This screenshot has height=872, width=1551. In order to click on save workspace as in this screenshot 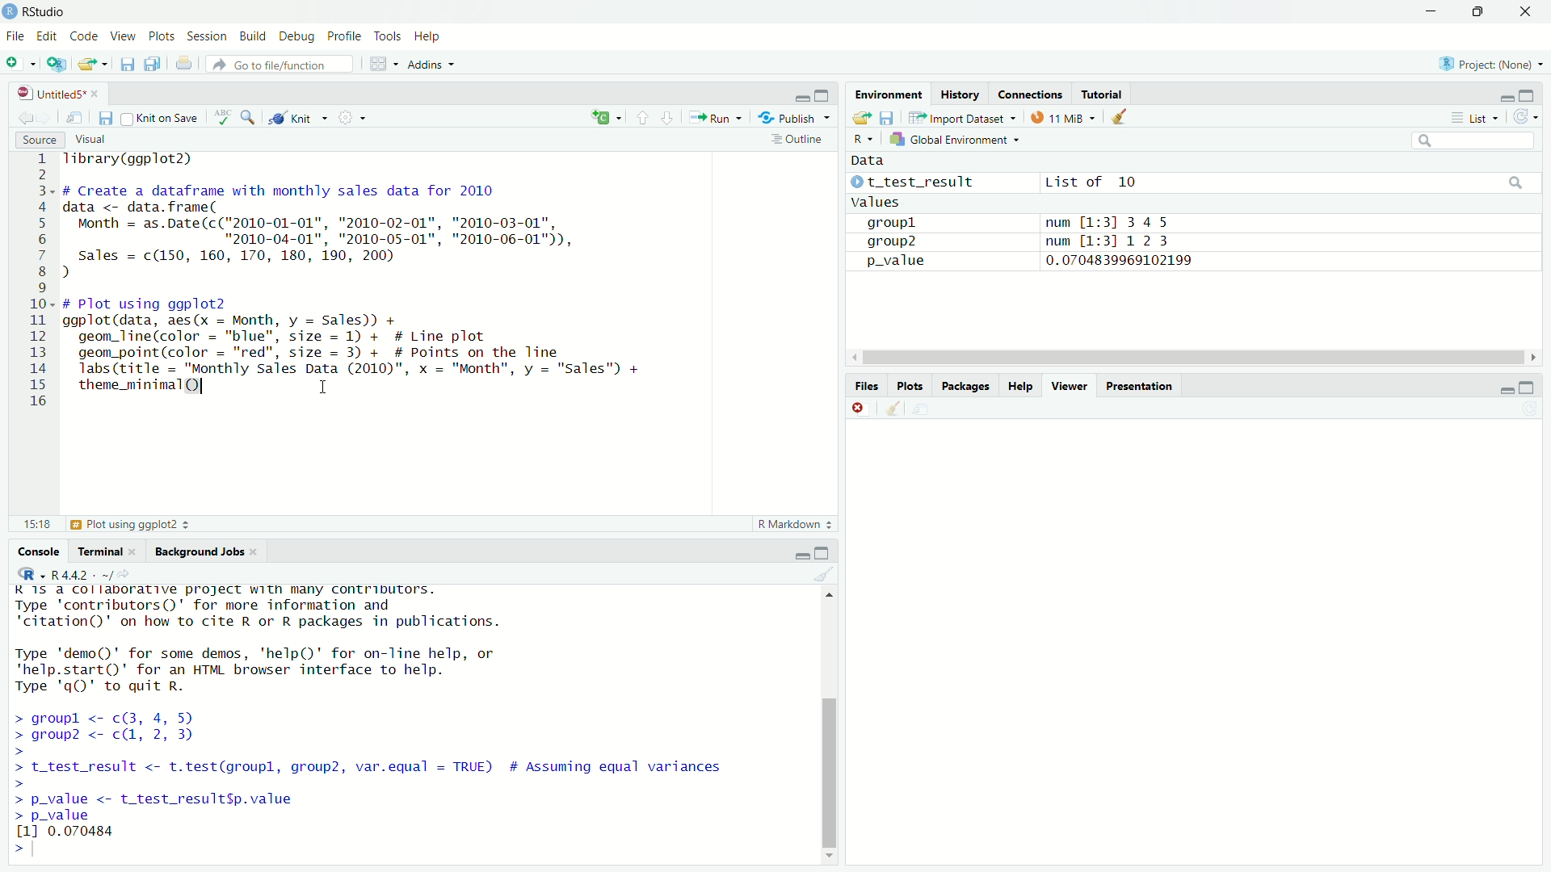, I will do `click(888, 118)`.